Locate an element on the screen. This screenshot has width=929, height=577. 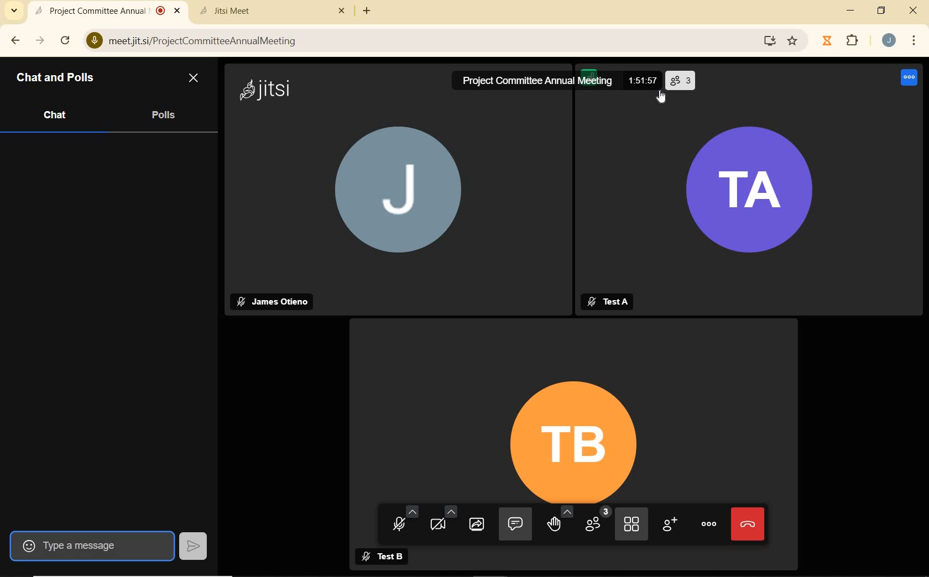
extensions is located at coordinates (853, 40).